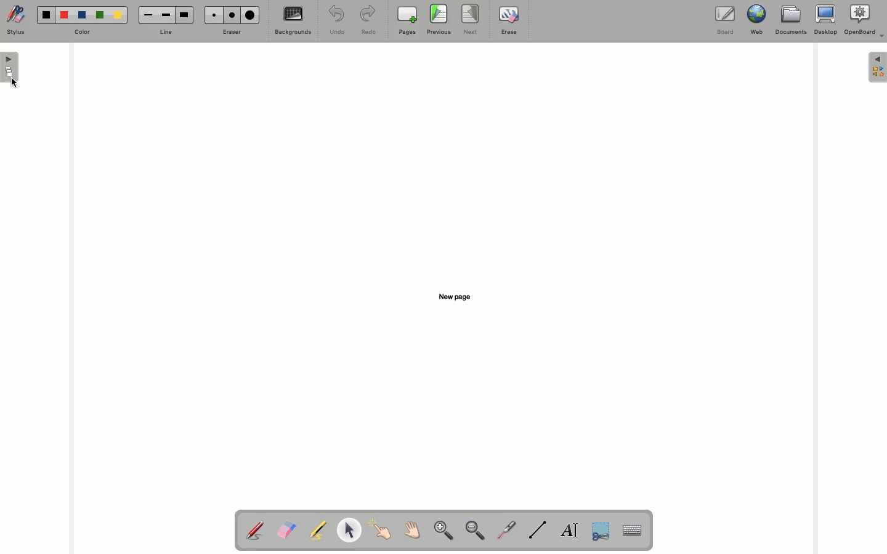 The width and height of the screenshot is (887, 554). What do you see at coordinates (410, 529) in the screenshot?
I see `Move page` at bounding box center [410, 529].